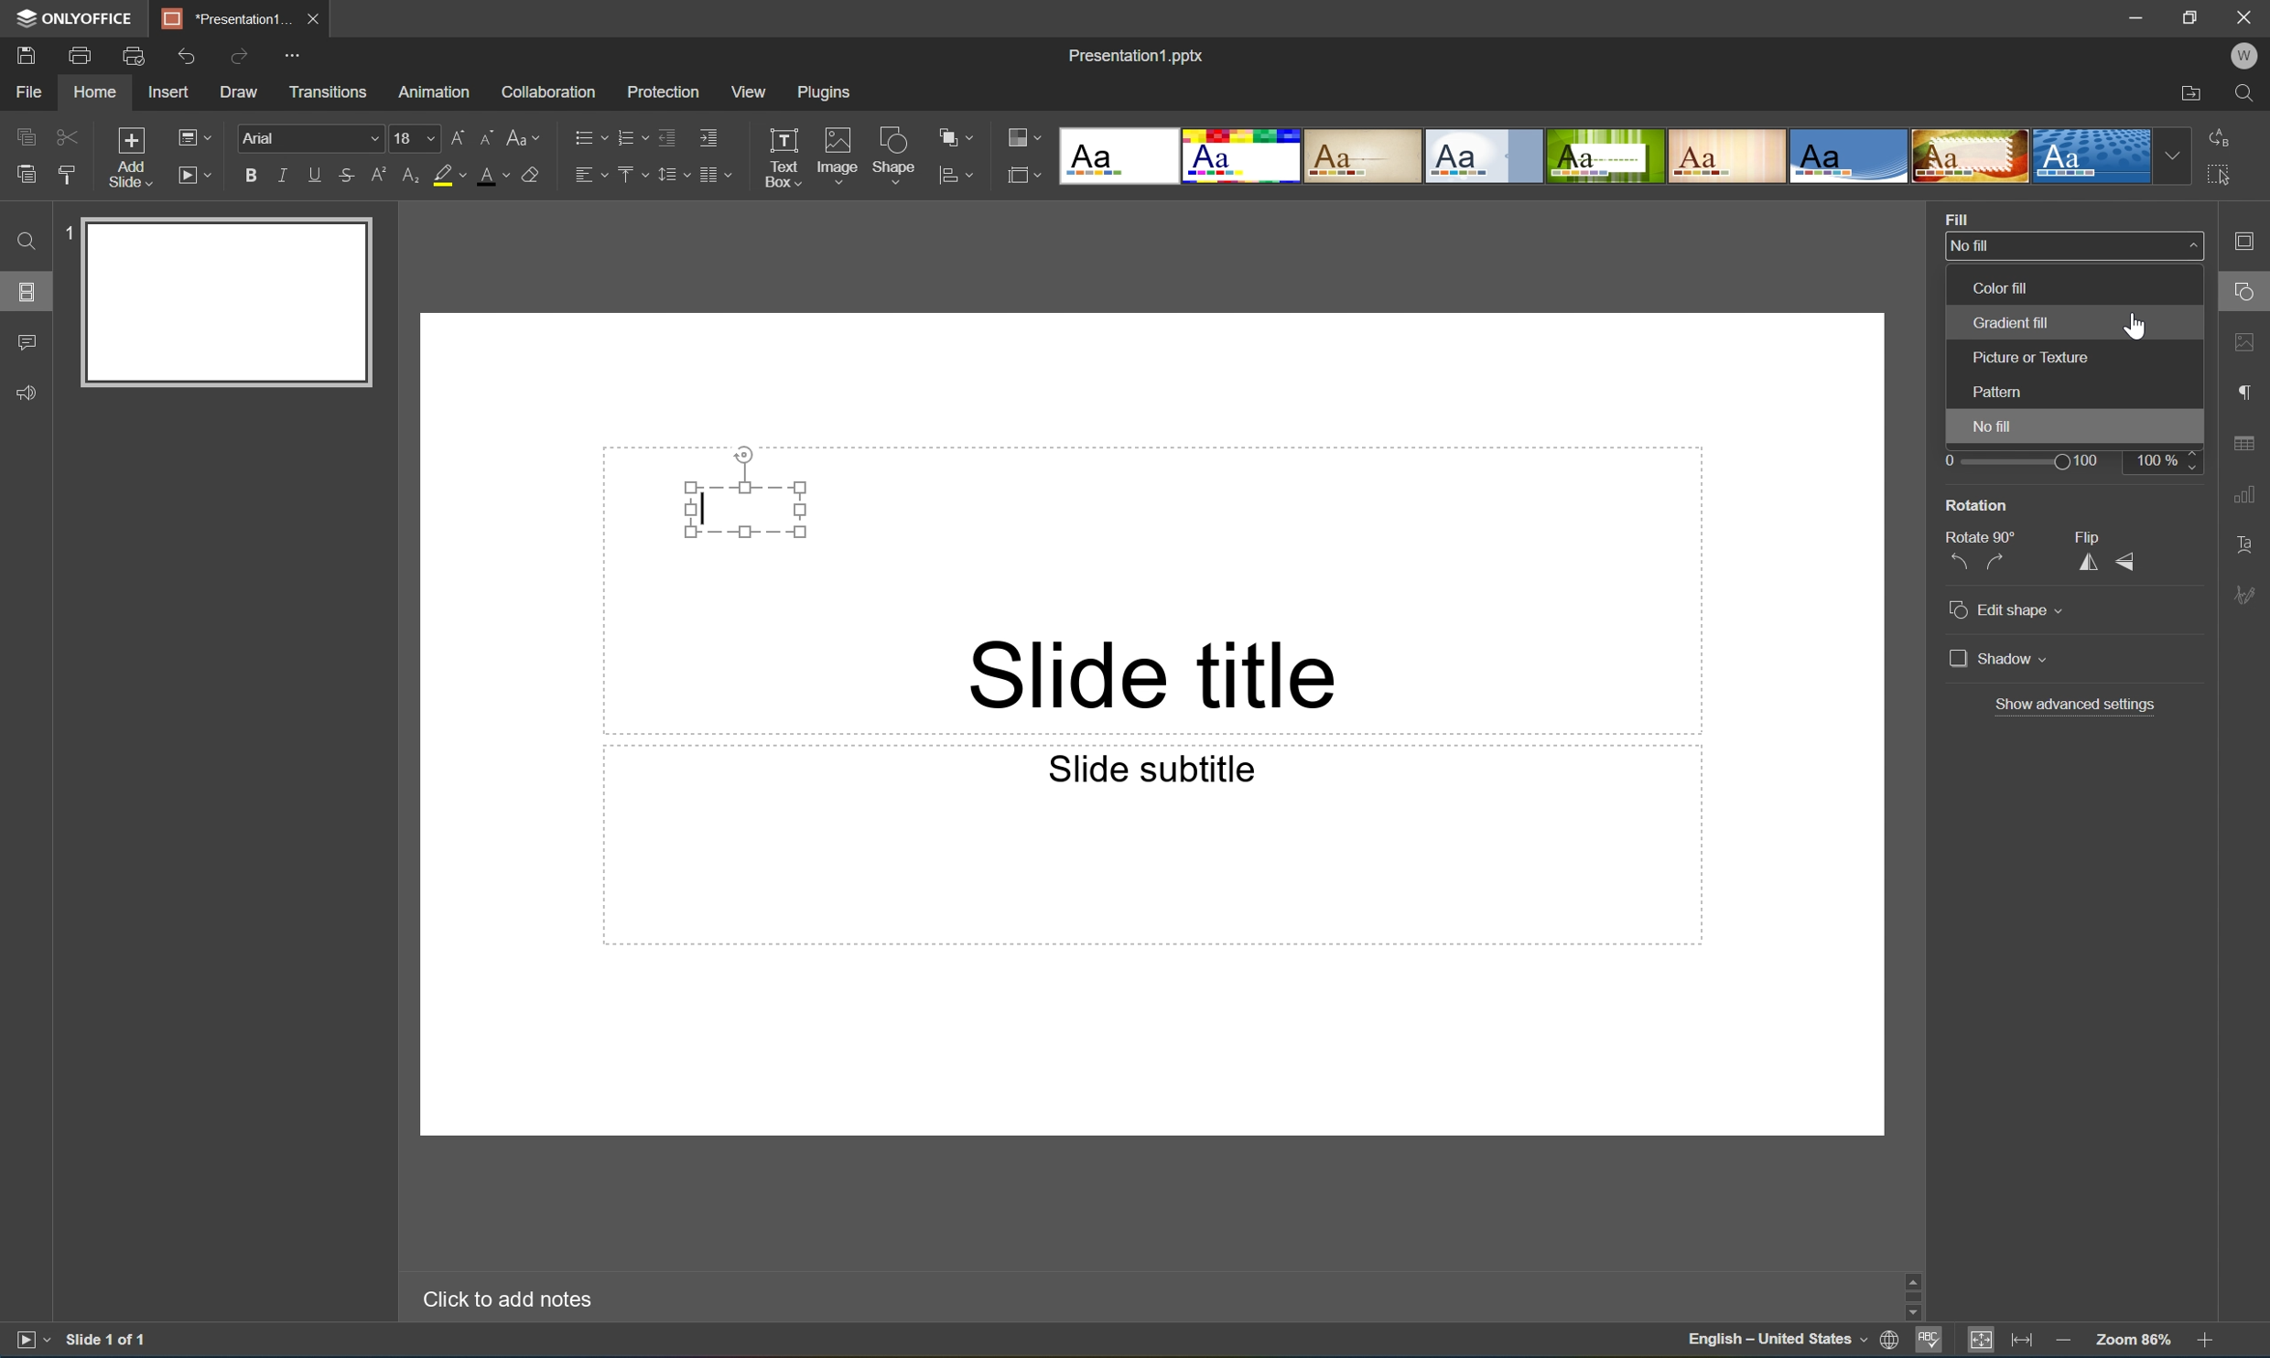  Describe the element at coordinates (1998, 430) in the screenshot. I see `No fill` at that location.